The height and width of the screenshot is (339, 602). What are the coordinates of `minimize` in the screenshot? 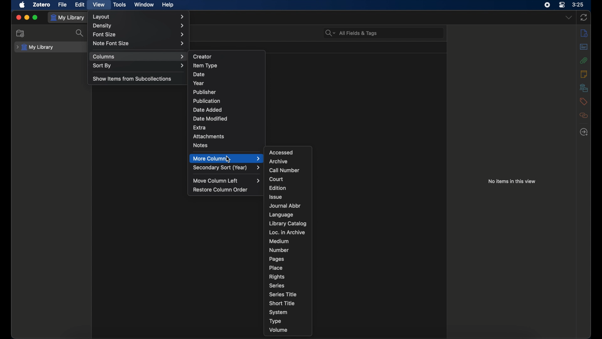 It's located at (27, 18).